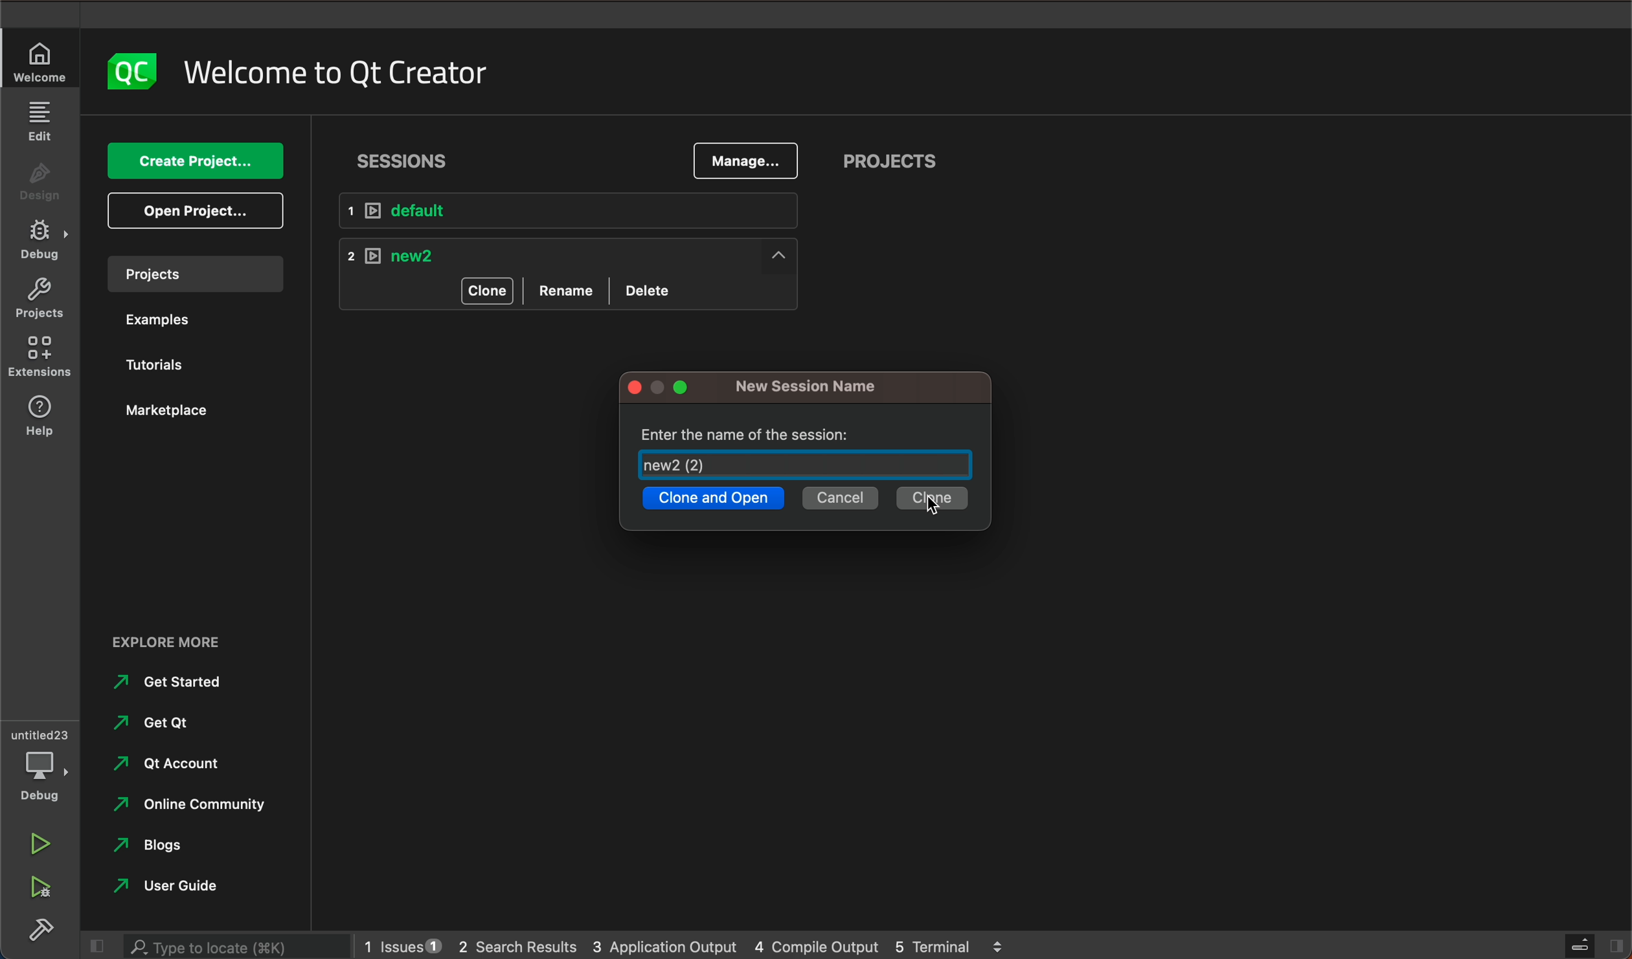 The height and width of the screenshot is (959, 1632). What do you see at coordinates (192, 272) in the screenshot?
I see `project` at bounding box center [192, 272].